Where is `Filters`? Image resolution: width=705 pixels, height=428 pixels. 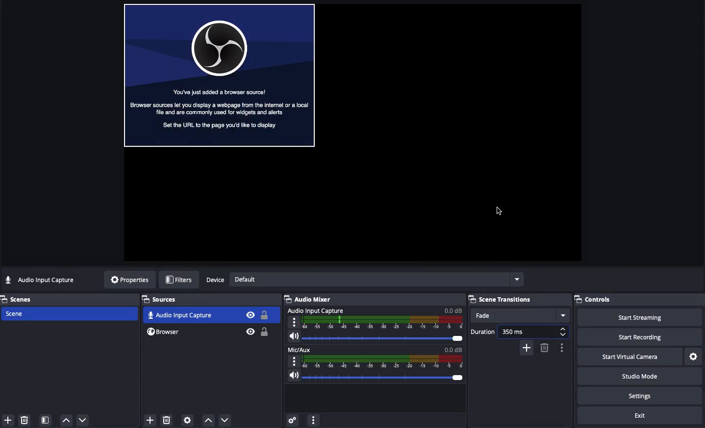 Filters is located at coordinates (180, 280).